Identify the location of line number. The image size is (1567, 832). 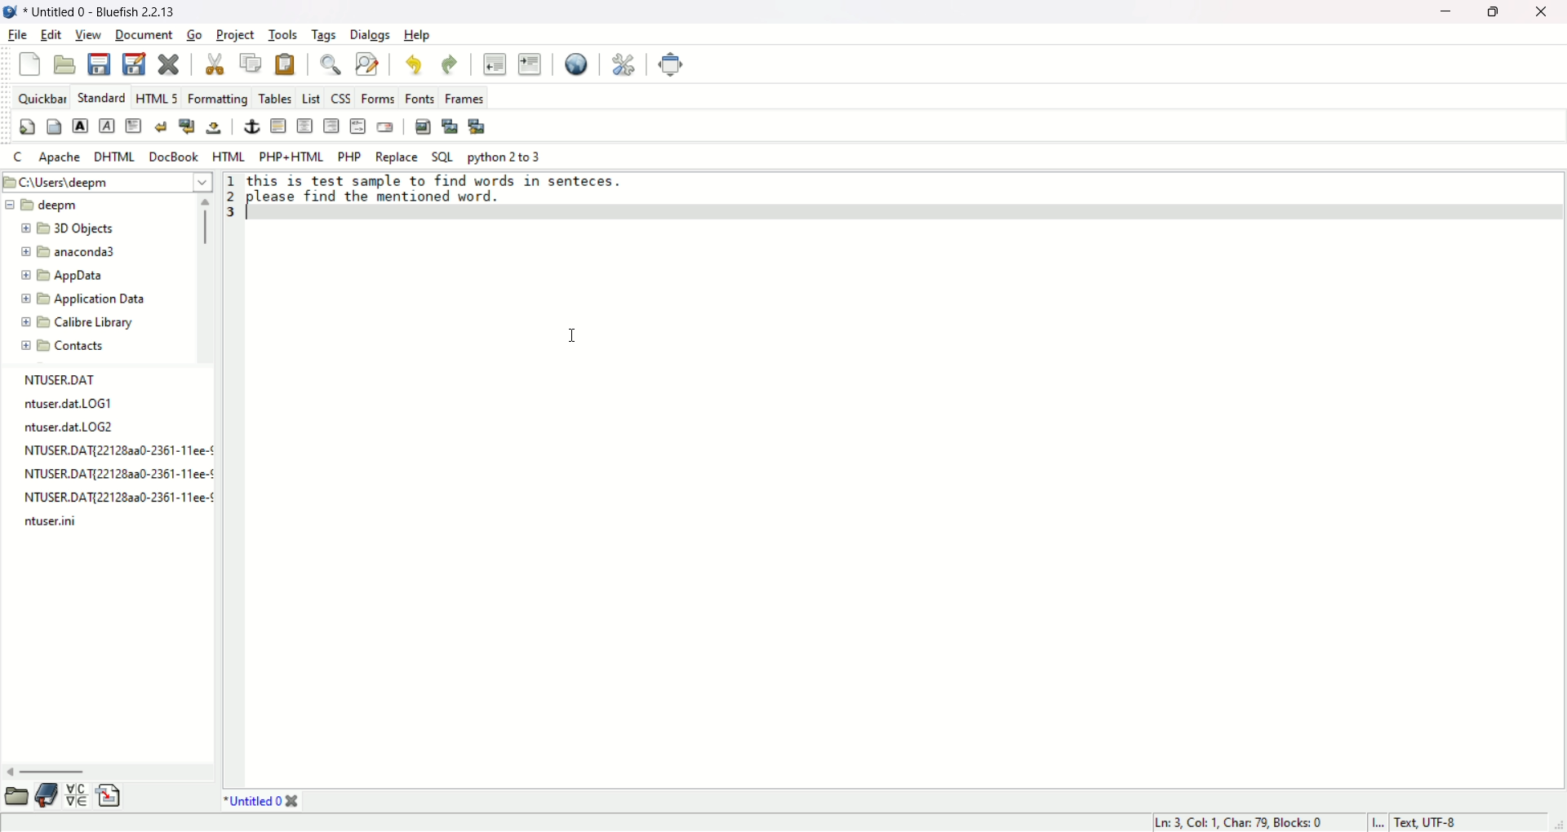
(232, 200).